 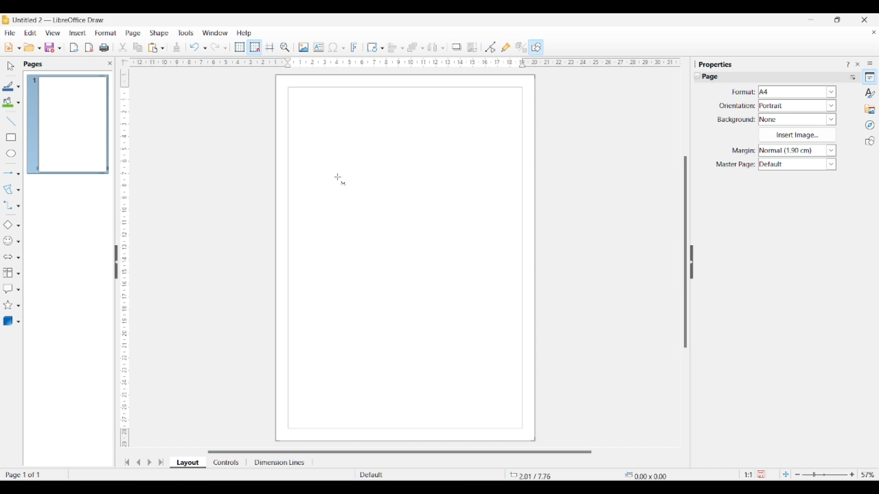 I want to click on Vertical slide bar, so click(x=685, y=252).